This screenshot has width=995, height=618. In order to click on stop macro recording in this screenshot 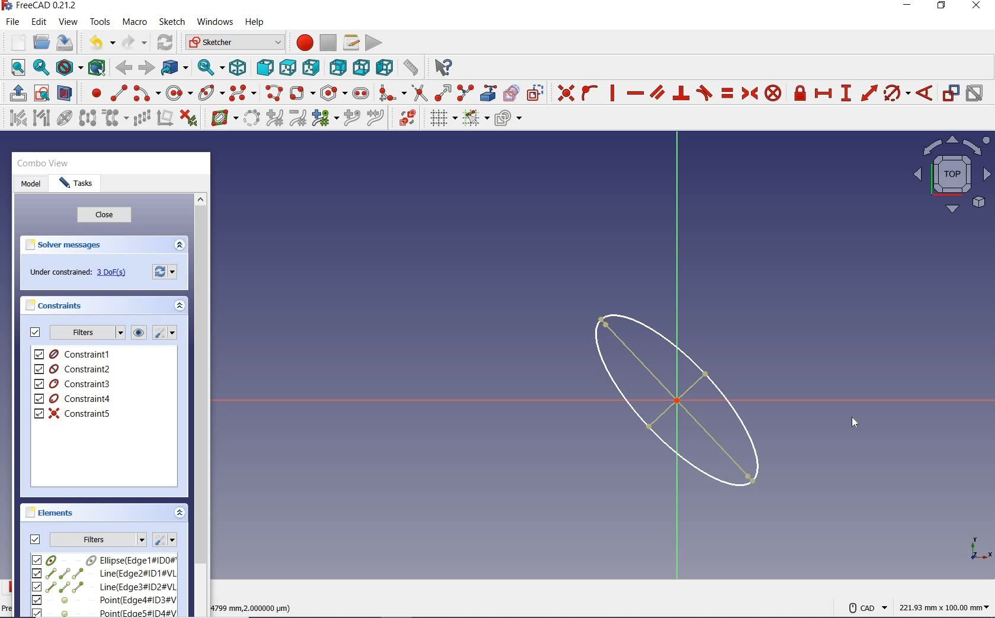, I will do `click(329, 42)`.